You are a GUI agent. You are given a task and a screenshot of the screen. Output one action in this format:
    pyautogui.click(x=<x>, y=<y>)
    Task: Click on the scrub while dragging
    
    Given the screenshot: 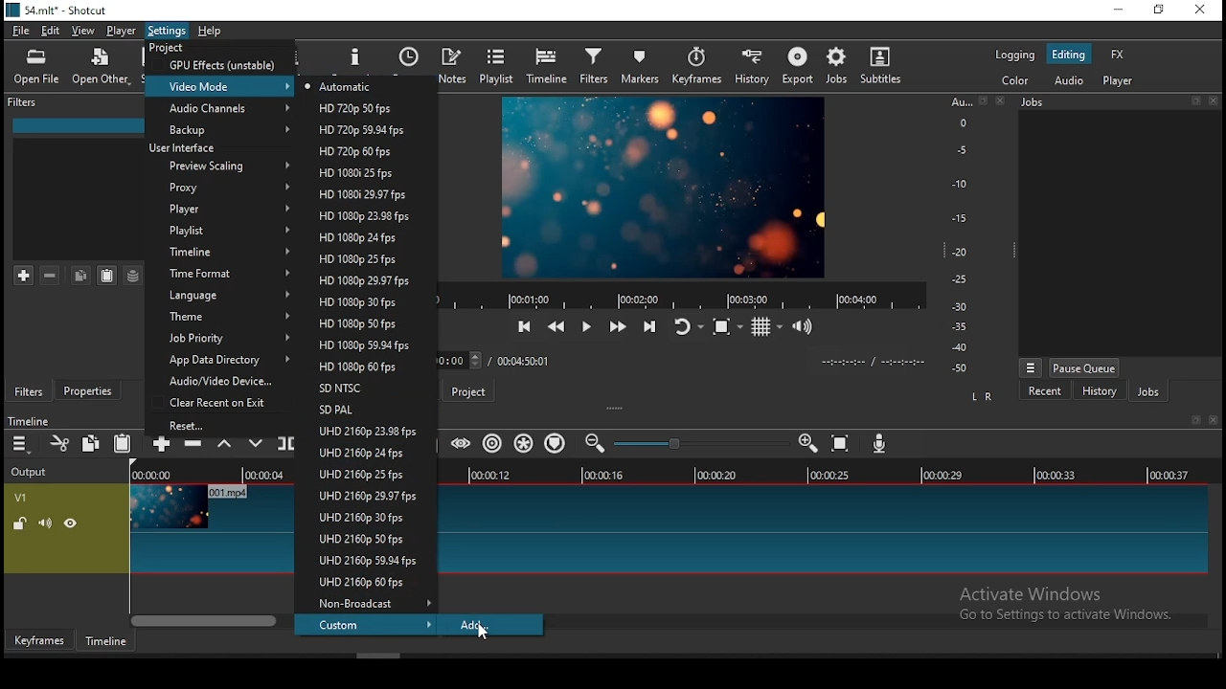 What is the action you would take?
    pyautogui.click(x=463, y=444)
    